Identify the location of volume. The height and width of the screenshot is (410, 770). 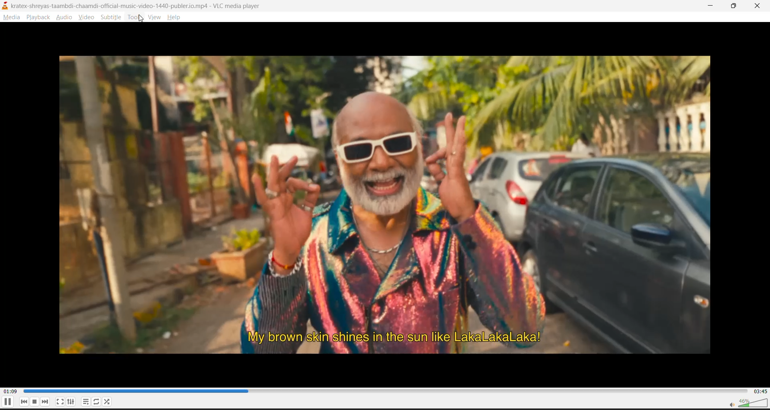
(747, 403).